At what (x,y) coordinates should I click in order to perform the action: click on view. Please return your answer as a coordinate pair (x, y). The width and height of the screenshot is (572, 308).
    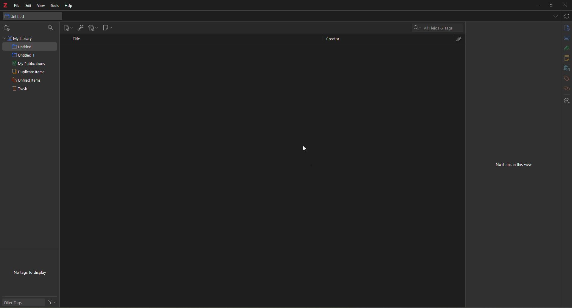
    Looking at the image, I should click on (41, 6).